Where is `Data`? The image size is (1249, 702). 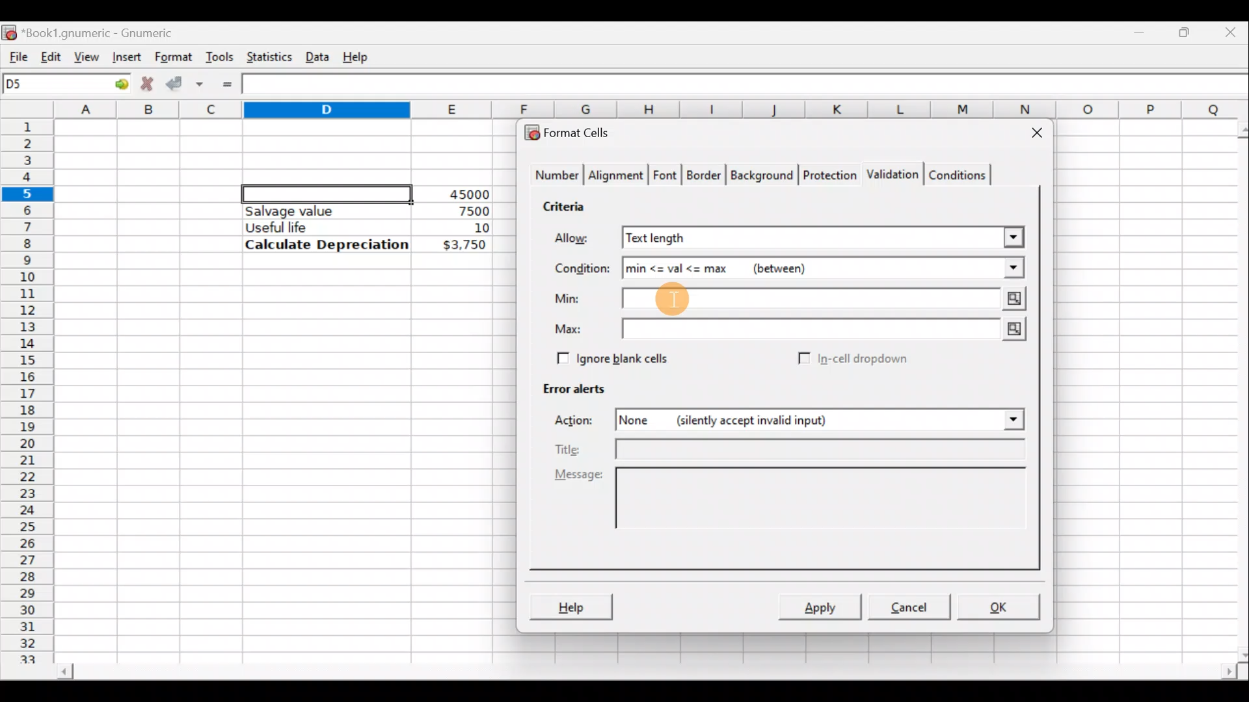 Data is located at coordinates (317, 54).